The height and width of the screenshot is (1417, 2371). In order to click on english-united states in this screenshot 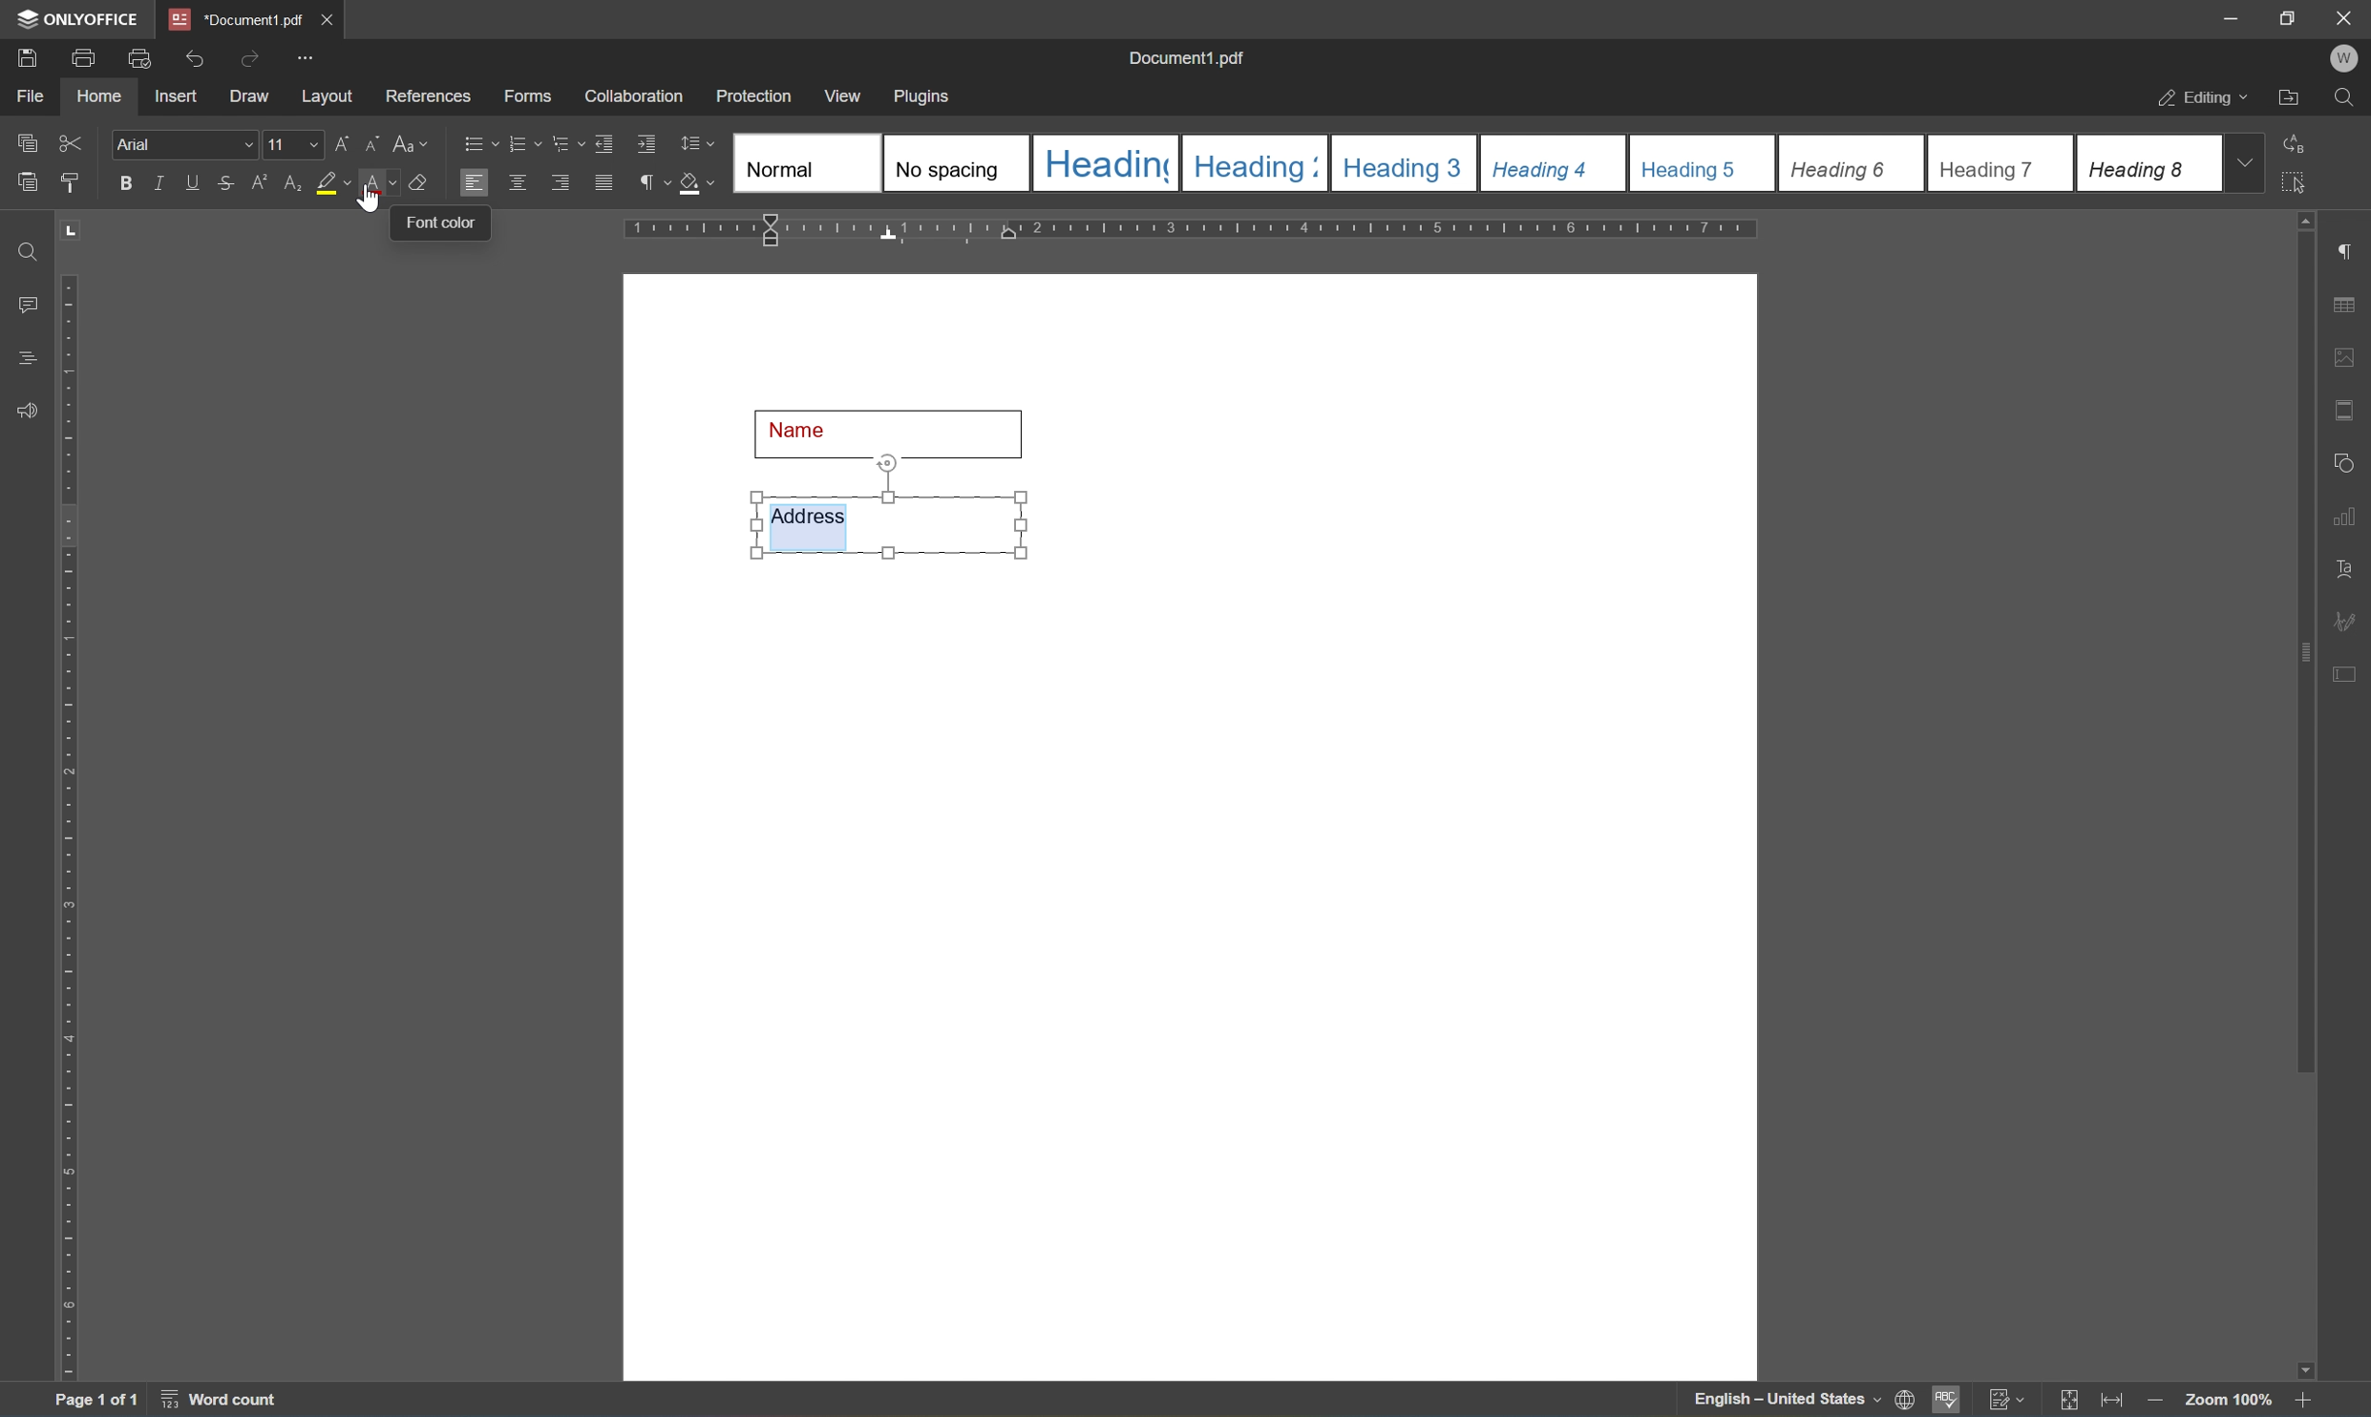, I will do `click(1789, 1404)`.